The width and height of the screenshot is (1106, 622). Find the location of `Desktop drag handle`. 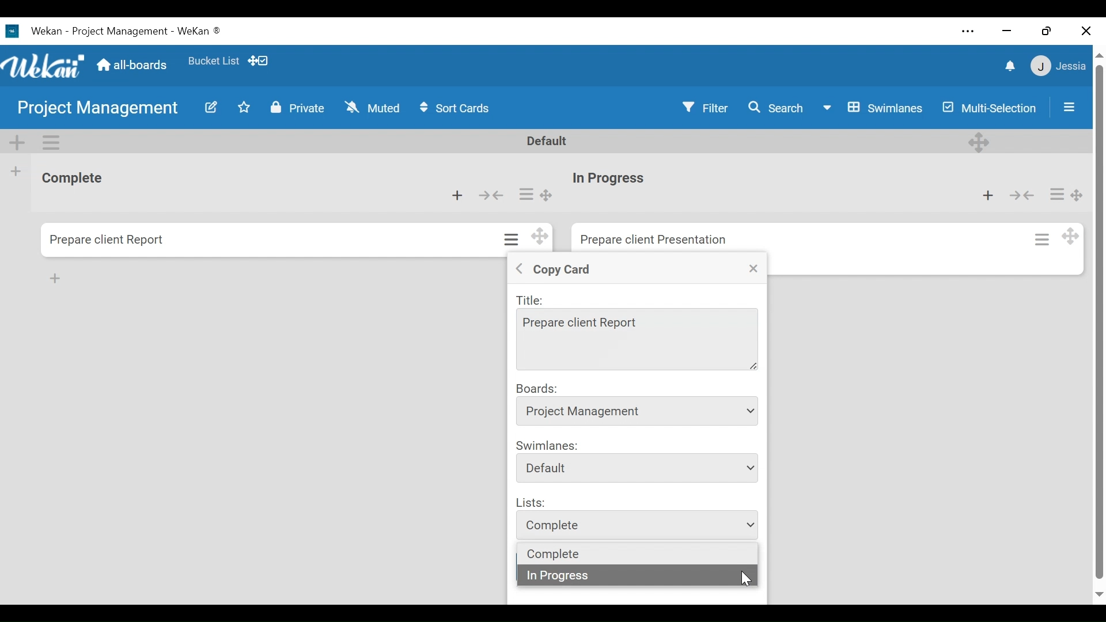

Desktop drag handle is located at coordinates (1077, 235).